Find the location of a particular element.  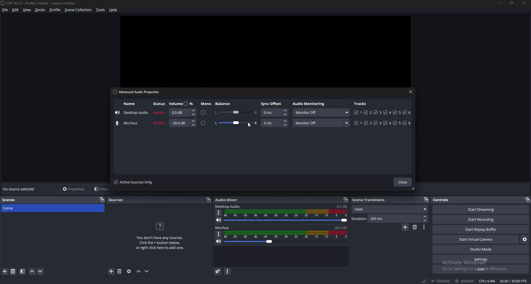

advanced audio properties is located at coordinates (218, 271).